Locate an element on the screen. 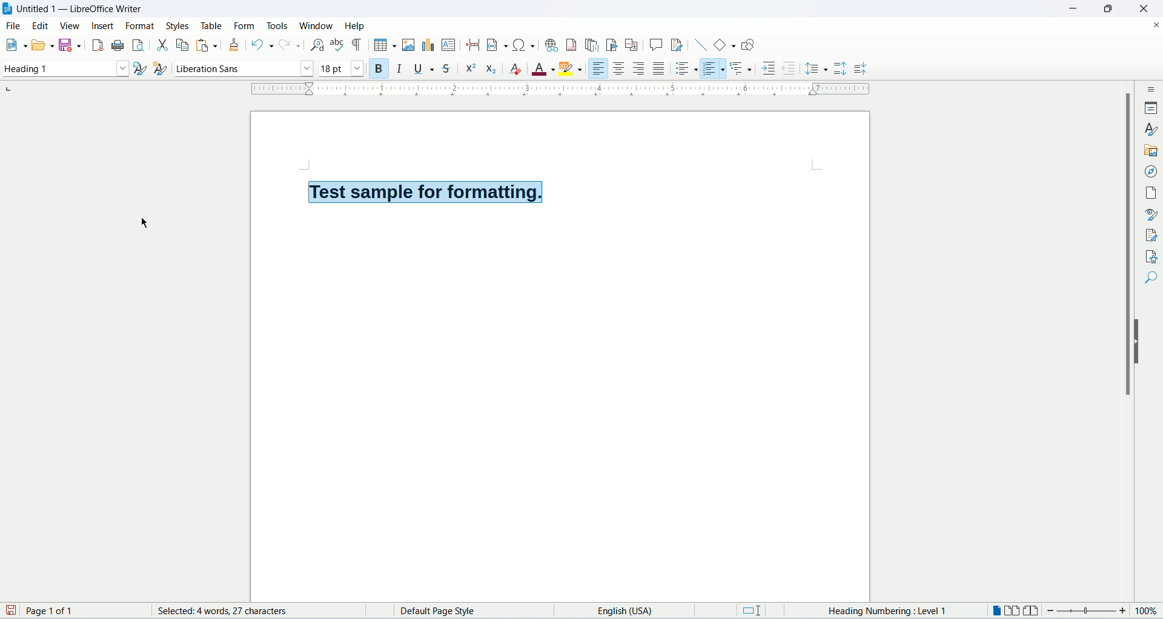  insert field is located at coordinates (495, 44).